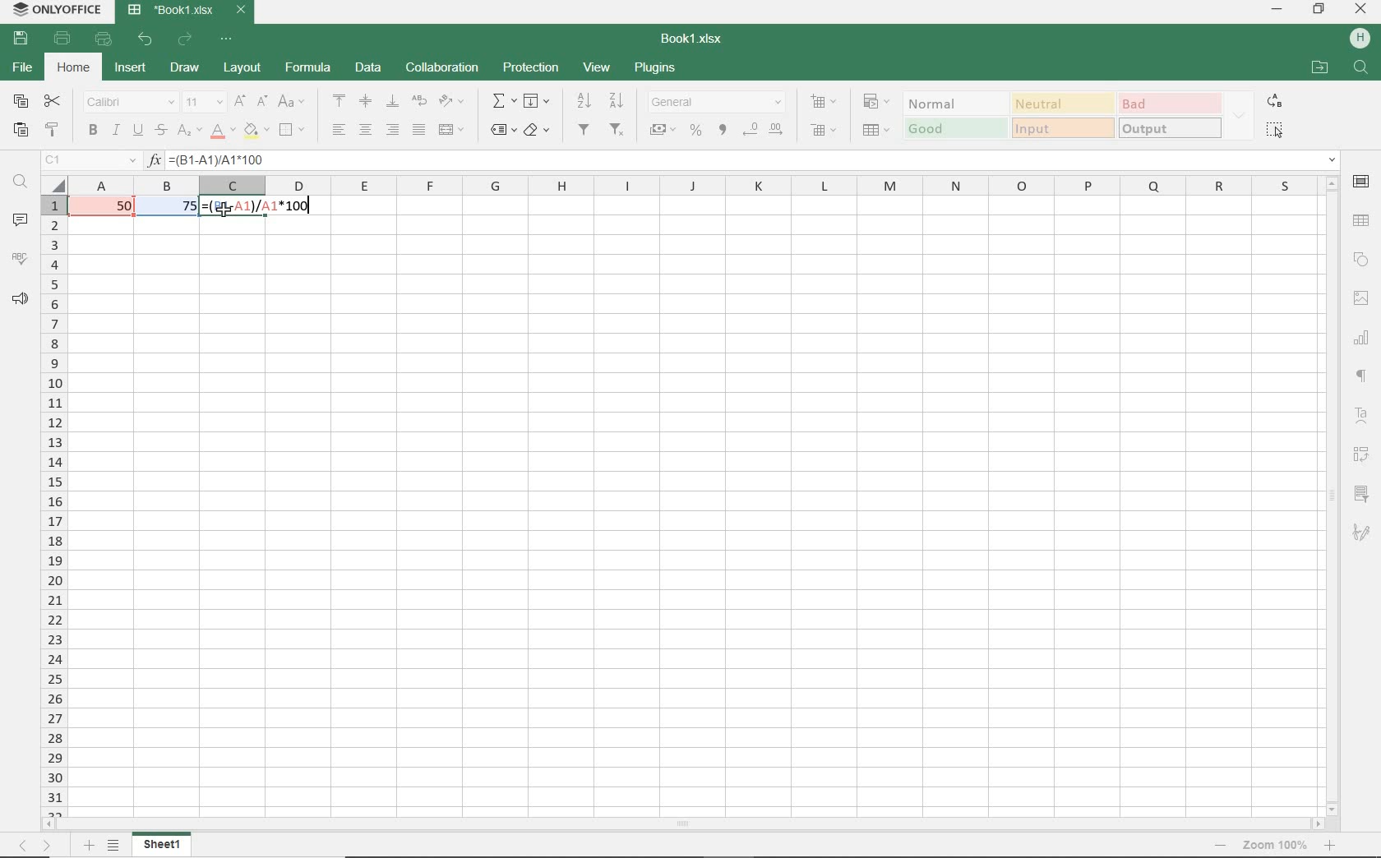  What do you see at coordinates (1361, 259) in the screenshot?
I see `shapes` at bounding box center [1361, 259].